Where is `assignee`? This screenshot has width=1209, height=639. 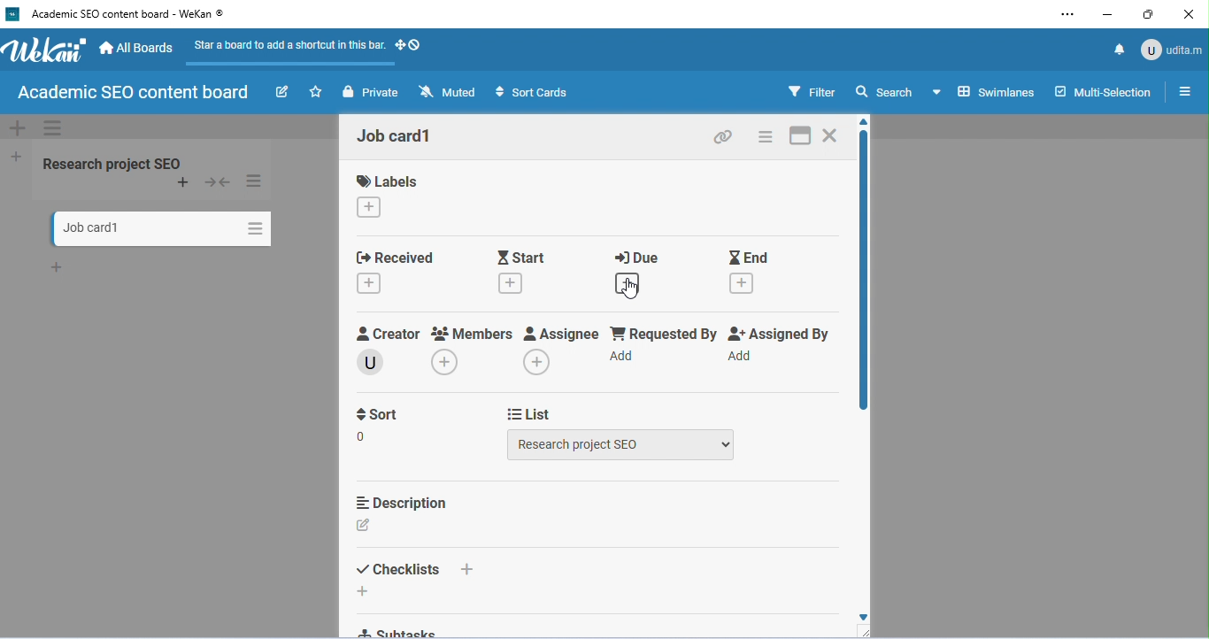
assignee is located at coordinates (562, 333).